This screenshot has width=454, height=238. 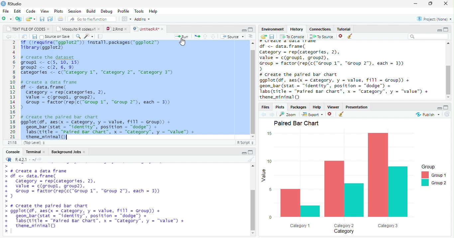 I want to click on viewer, so click(x=333, y=107).